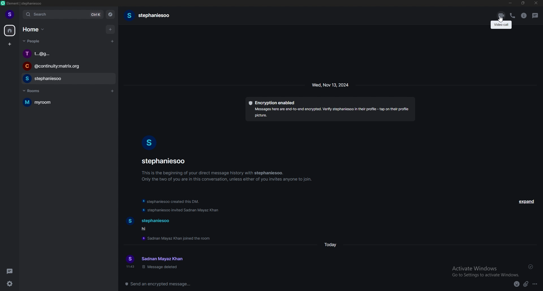  Describe the element at coordinates (9, 44) in the screenshot. I see `create space` at that location.